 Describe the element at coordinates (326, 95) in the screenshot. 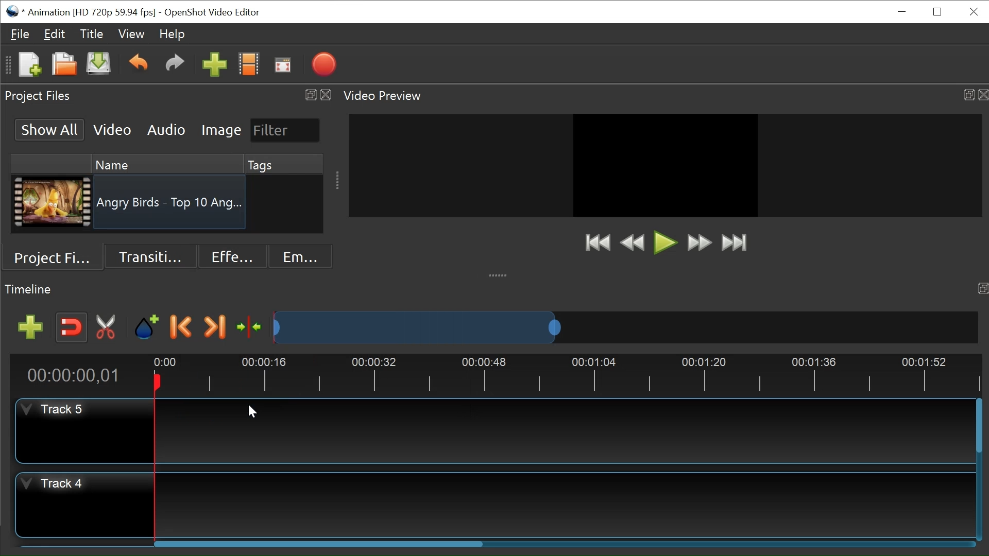

I see `Close` at that location.